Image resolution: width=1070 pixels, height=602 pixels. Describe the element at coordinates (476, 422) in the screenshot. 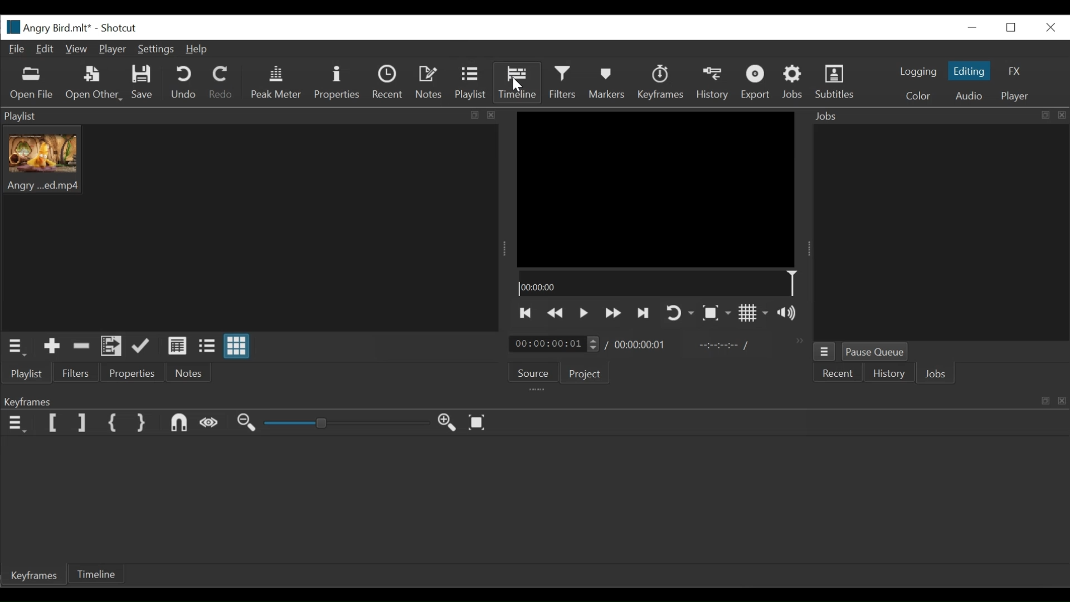

I see `Zoom keyframe to fit` at that location.